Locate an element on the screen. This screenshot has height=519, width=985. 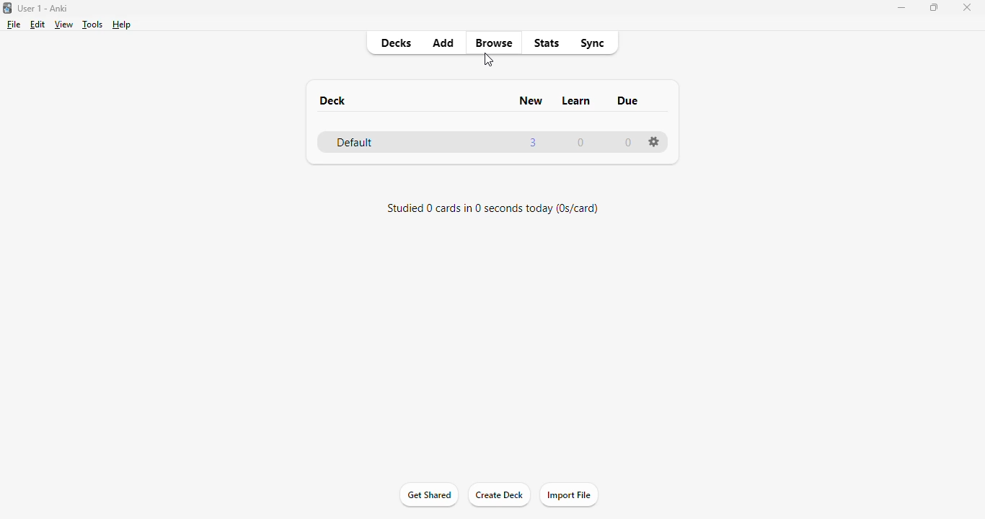
file is located at coordinates (14, 25).